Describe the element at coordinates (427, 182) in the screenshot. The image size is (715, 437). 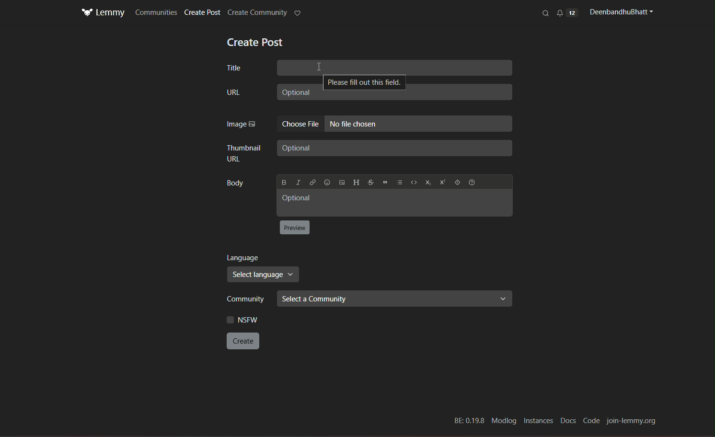
I see `subscript` at that location.